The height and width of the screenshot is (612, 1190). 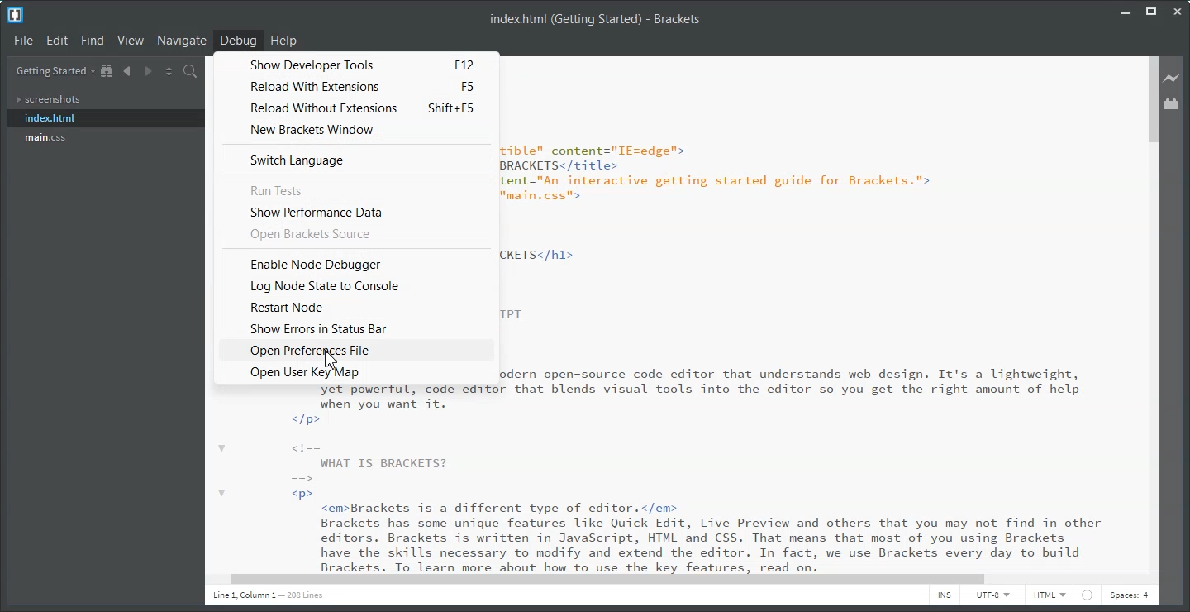 What do you see at coordinates (182, 40) in the screenshot?
I see `Navigate` at bounding box center [182, 40].